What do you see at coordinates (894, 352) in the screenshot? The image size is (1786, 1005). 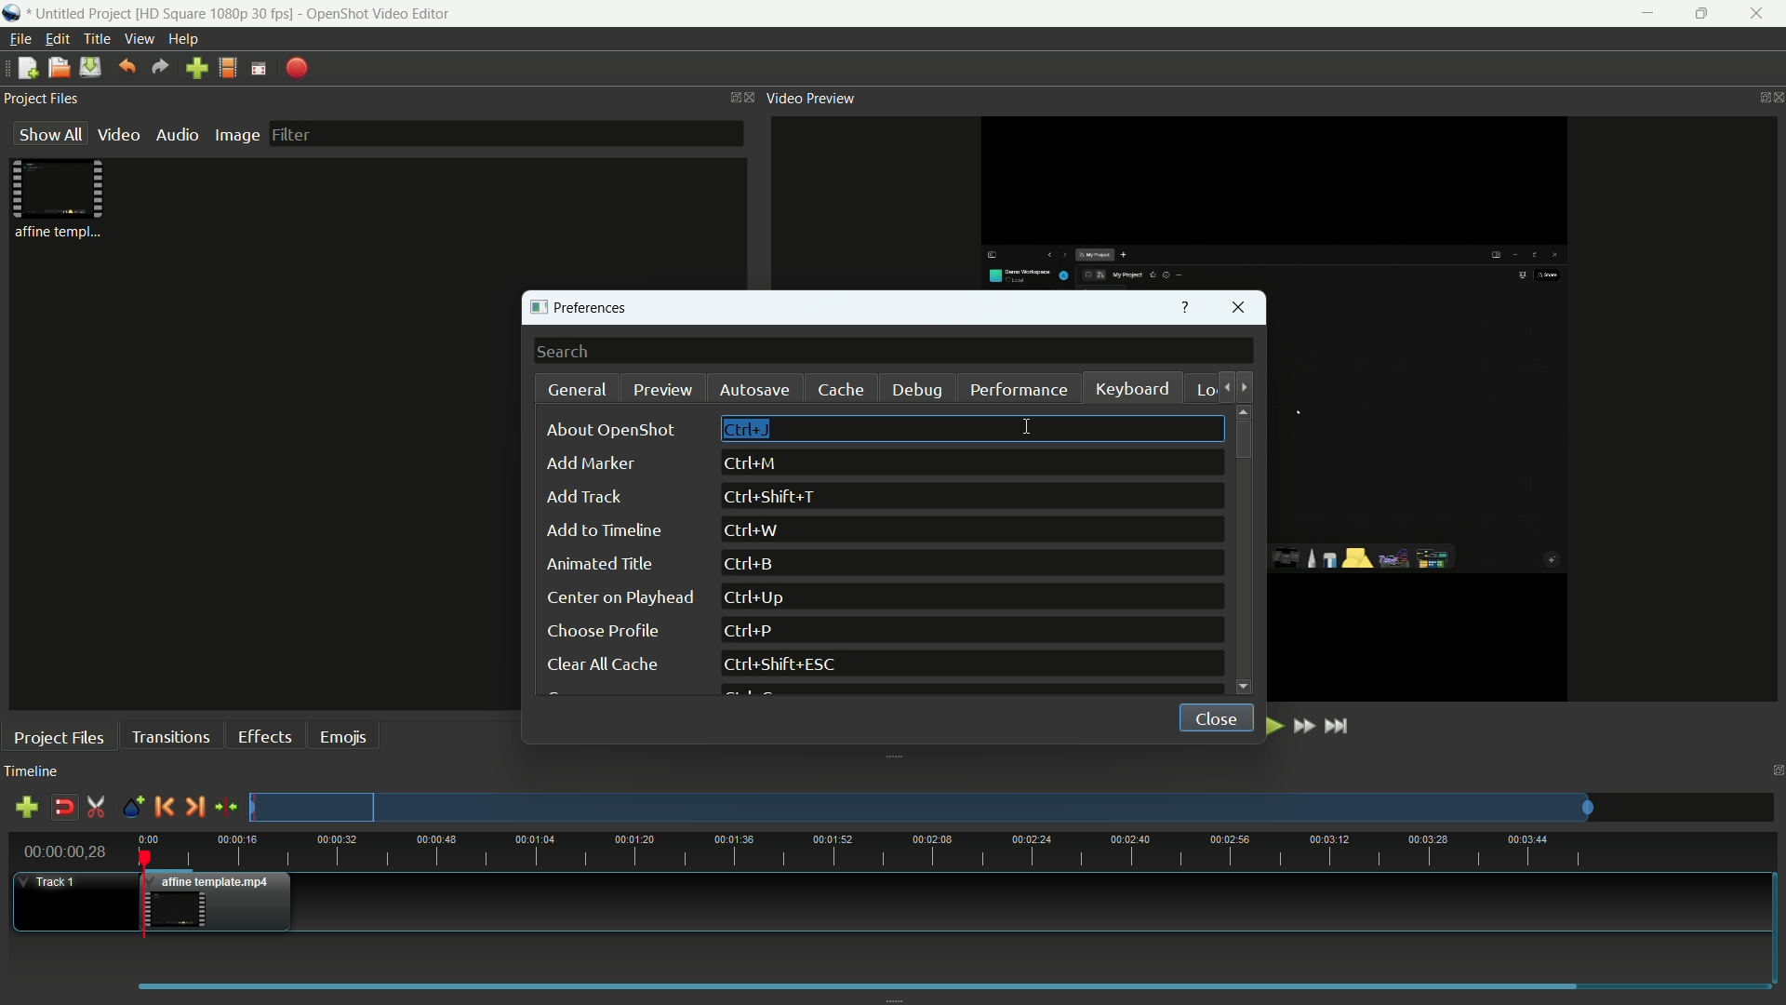 I see `search bar` at bounding box center [894, 352].